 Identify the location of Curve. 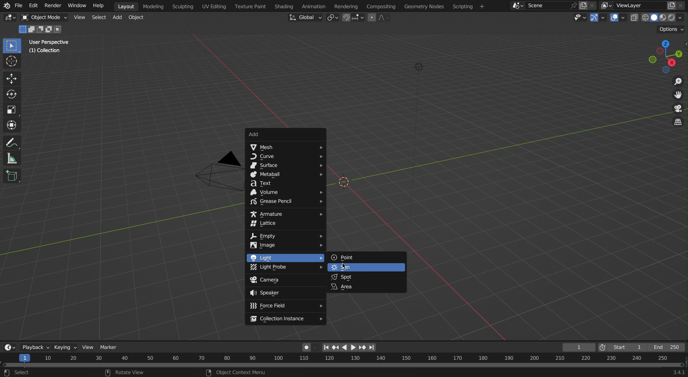
(286, 157).